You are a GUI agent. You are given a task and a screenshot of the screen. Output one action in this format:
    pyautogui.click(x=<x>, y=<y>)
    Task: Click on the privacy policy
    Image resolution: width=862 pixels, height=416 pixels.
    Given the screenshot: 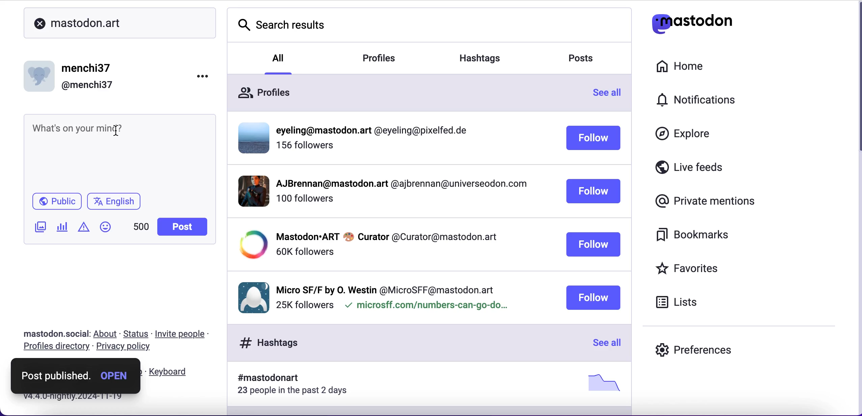 What is the action you would take?
    pyautogui.click(x=126, y=348)
    